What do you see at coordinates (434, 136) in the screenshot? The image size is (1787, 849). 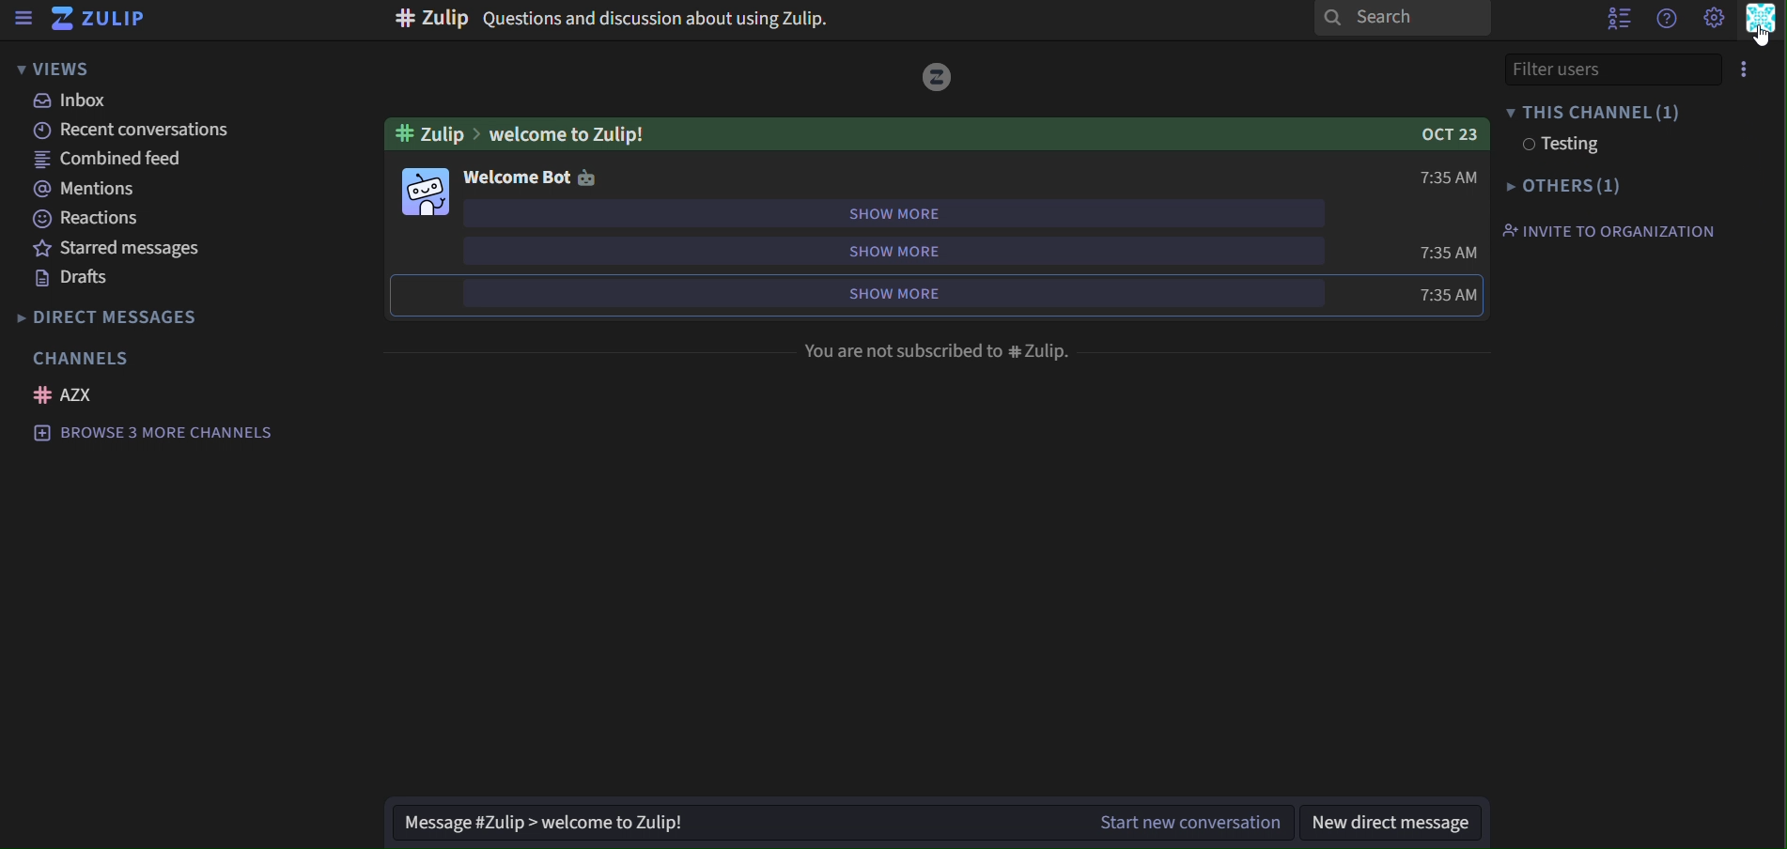 I see `# Zulip >` at bounding box center [434, 136].